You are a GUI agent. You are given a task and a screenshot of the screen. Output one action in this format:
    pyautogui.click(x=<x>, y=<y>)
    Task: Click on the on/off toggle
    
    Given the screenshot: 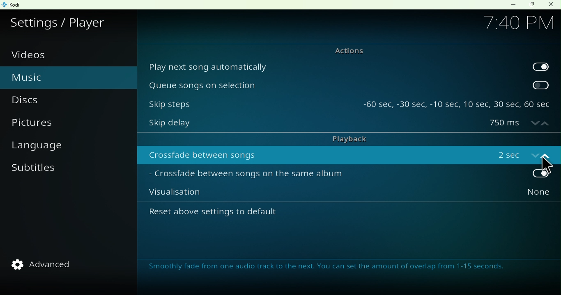 What is the action you would take?
    pyautogui.click(x=521, y=154)
    